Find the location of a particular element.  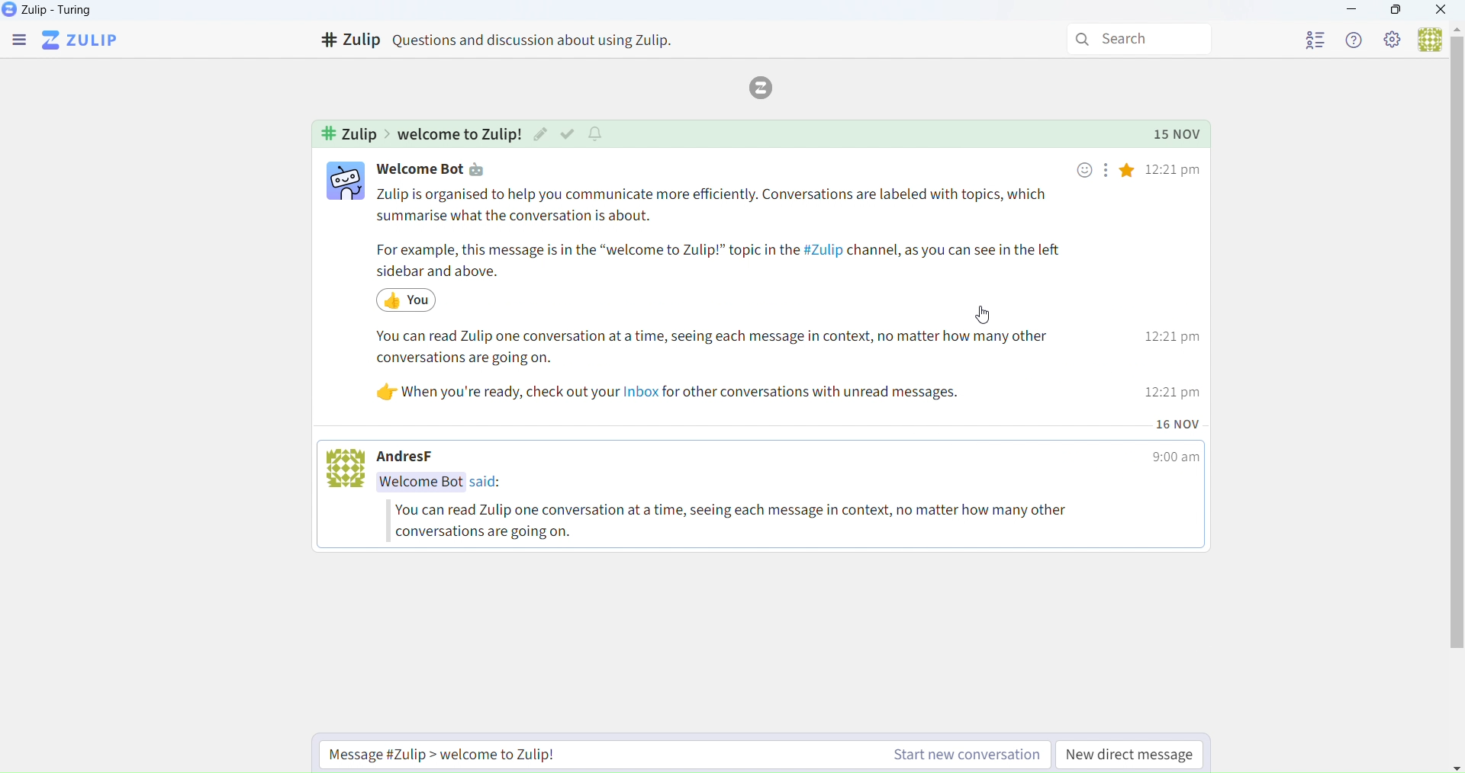

vertical scroll bar is located at coordinates (1455, 358).